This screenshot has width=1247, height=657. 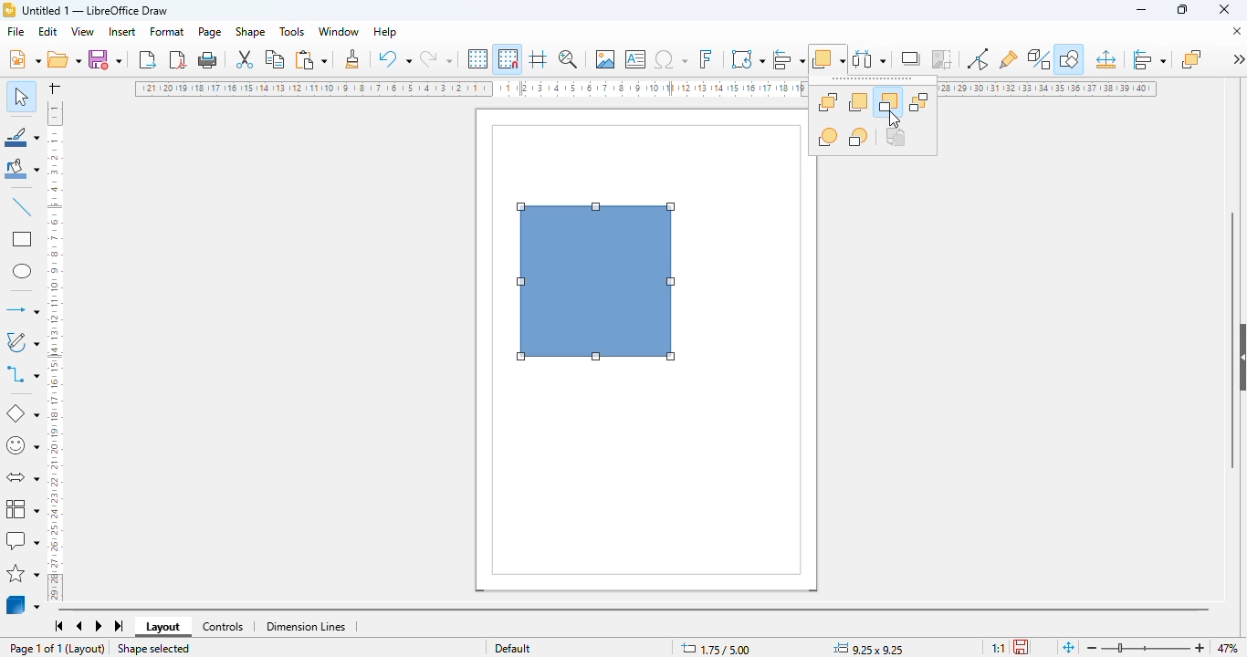 I want to click on show draw functions, so click(x=1069, y=59).